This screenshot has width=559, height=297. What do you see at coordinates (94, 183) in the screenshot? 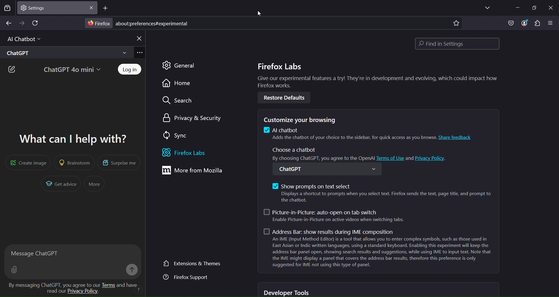
I see `More` at bounding box center [94, 183].